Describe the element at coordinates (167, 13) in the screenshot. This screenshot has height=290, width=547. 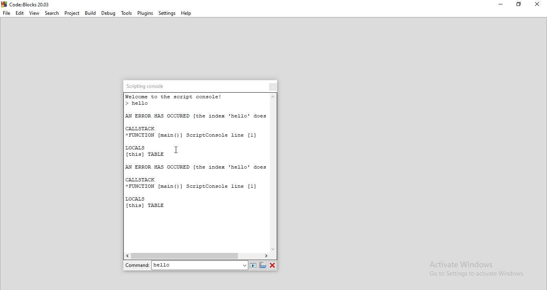
I see `Settings ` at that location.